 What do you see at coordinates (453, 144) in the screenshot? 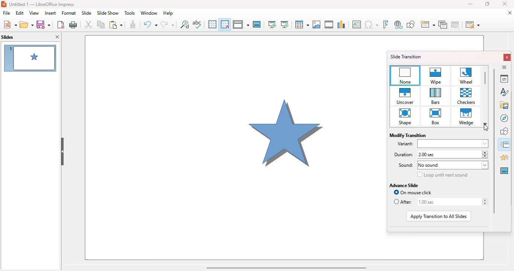
I see `variant` at bounding box center [453, 144].